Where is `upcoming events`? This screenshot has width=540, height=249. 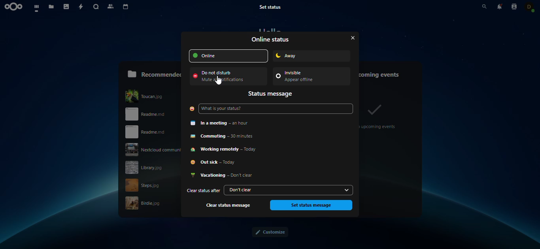 upcoming events is located at coordinates (384, 73).